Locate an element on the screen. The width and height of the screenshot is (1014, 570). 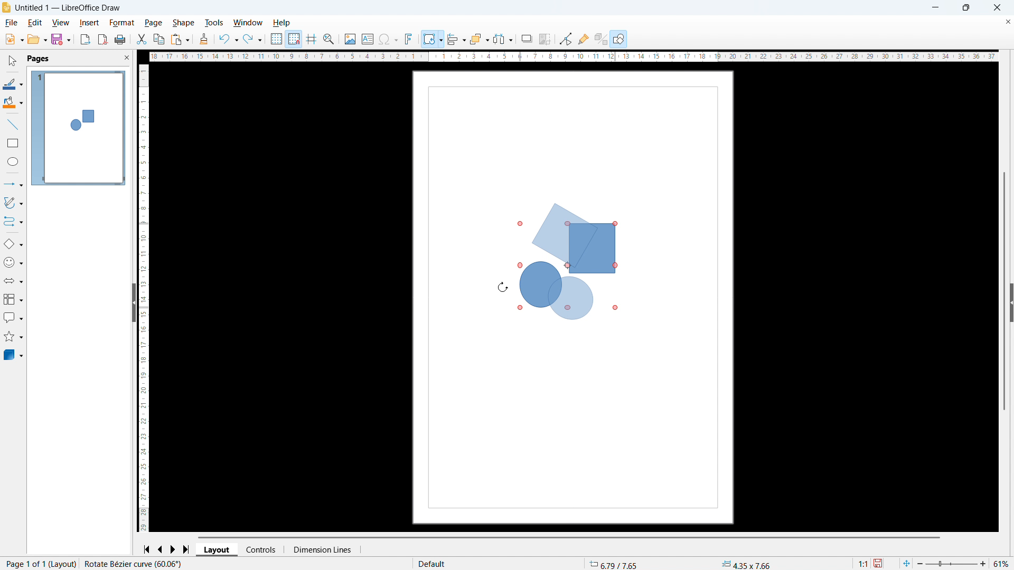
Object dimensions  is located at coordinates (746, 565).